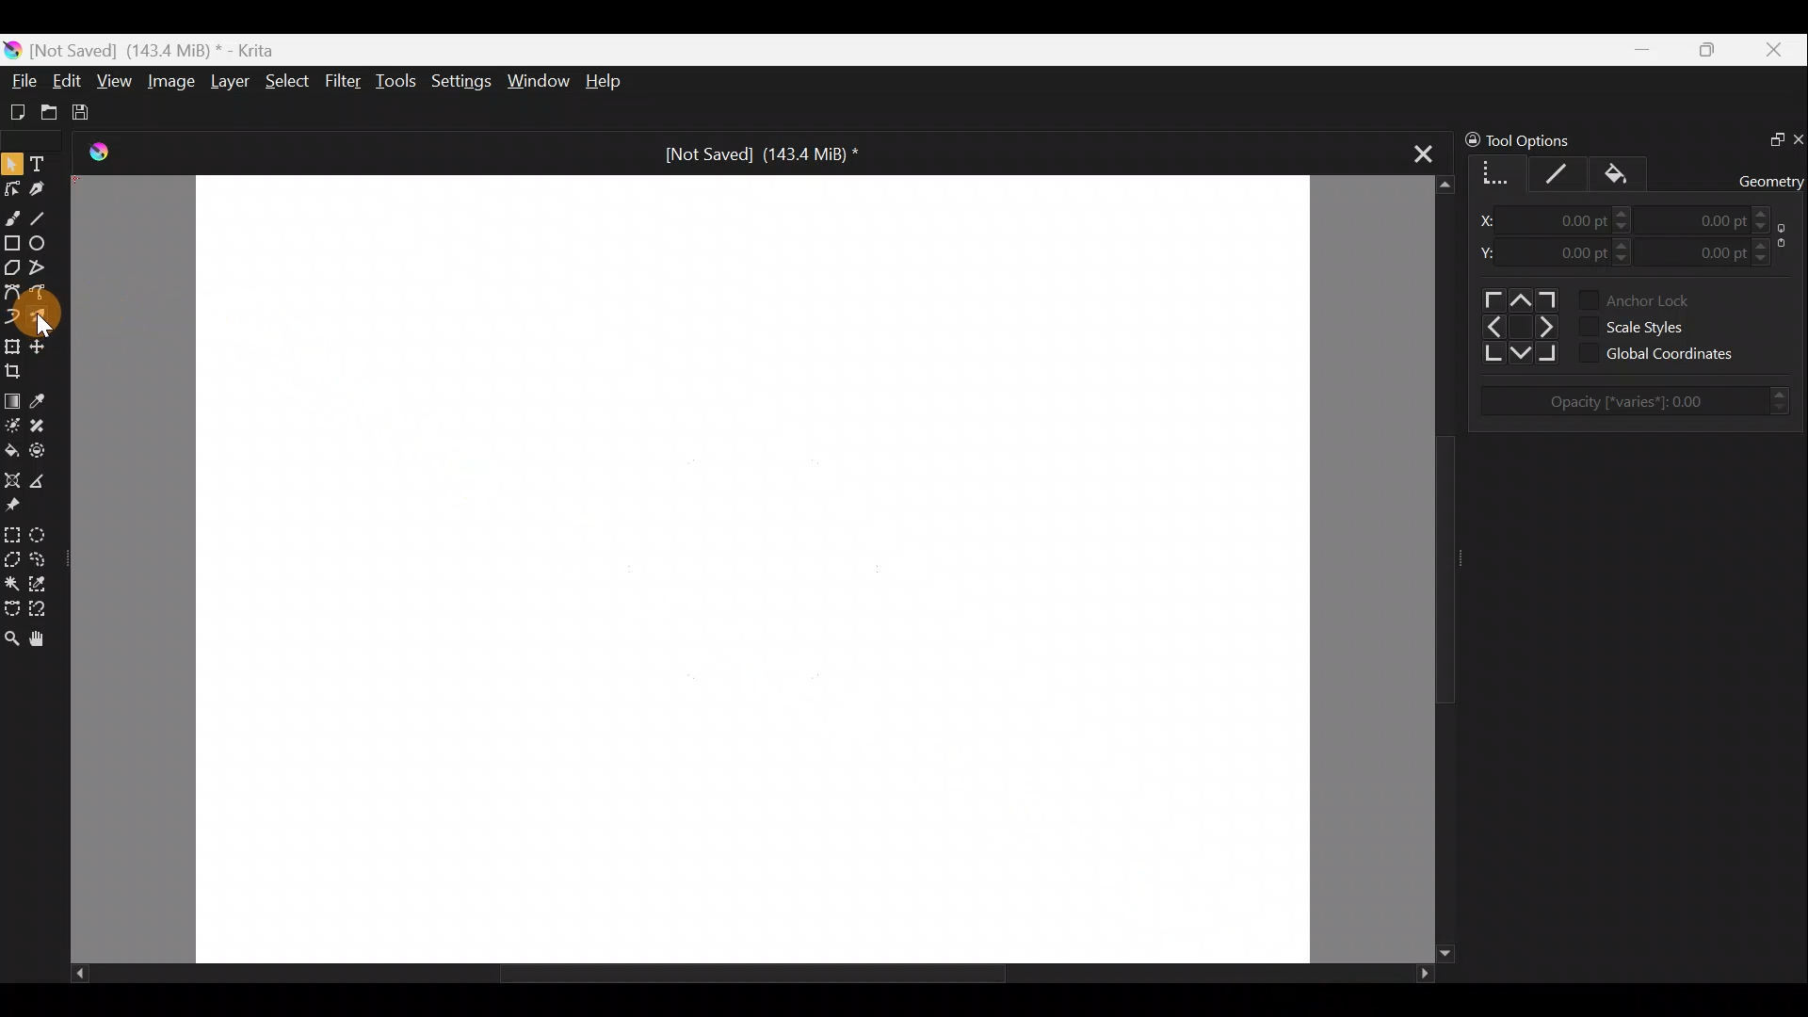  What do you see at coordinates (40, 322) in the screenshot?
I see `Multibrush tool` at bounding box center [40, 322].